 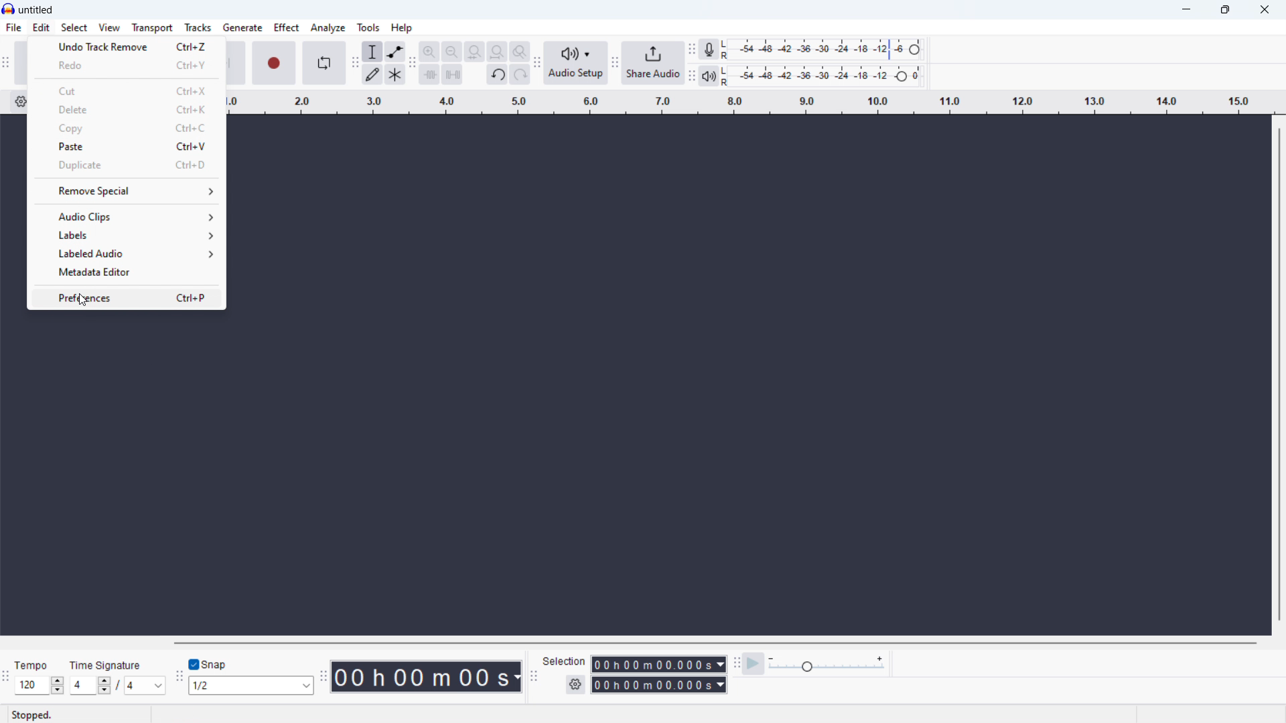 What do you see at coordinates (127, 190) in the screenshot?
I see `remove special` at bounding box center [127, 190].